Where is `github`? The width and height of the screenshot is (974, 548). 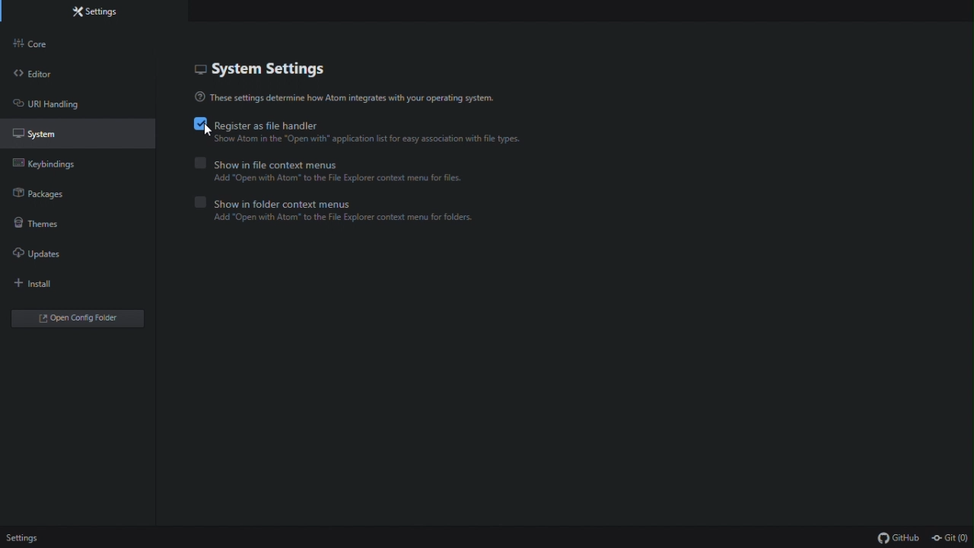
github is located at coordinates (900, 537).